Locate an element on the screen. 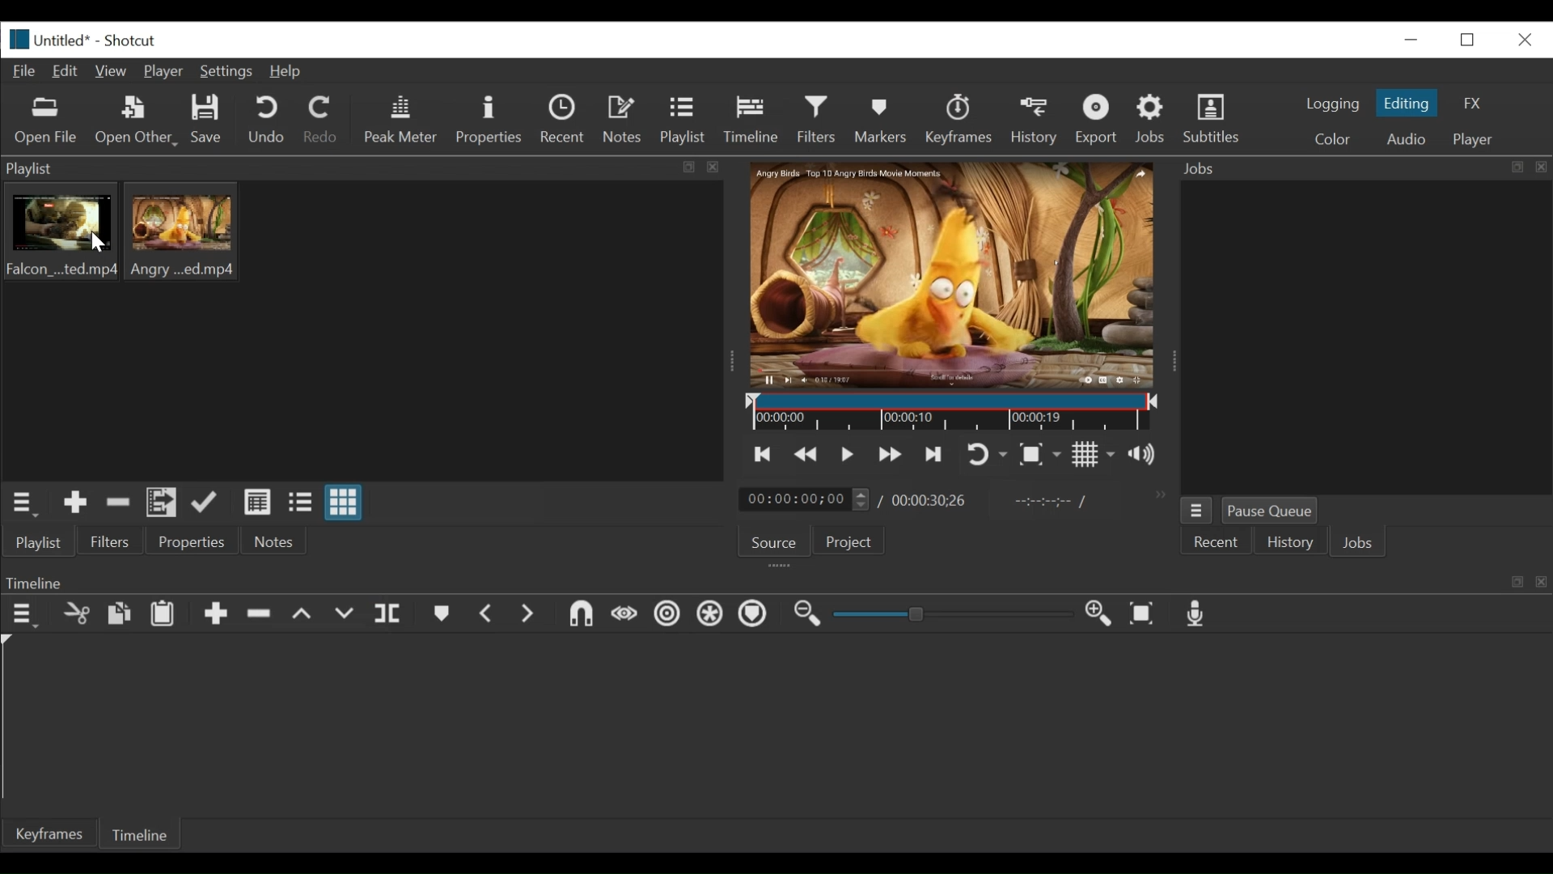 Image resolution: width=1553 pixels, height=874 pixels. Remove cut is located at coordinates (261, 617).